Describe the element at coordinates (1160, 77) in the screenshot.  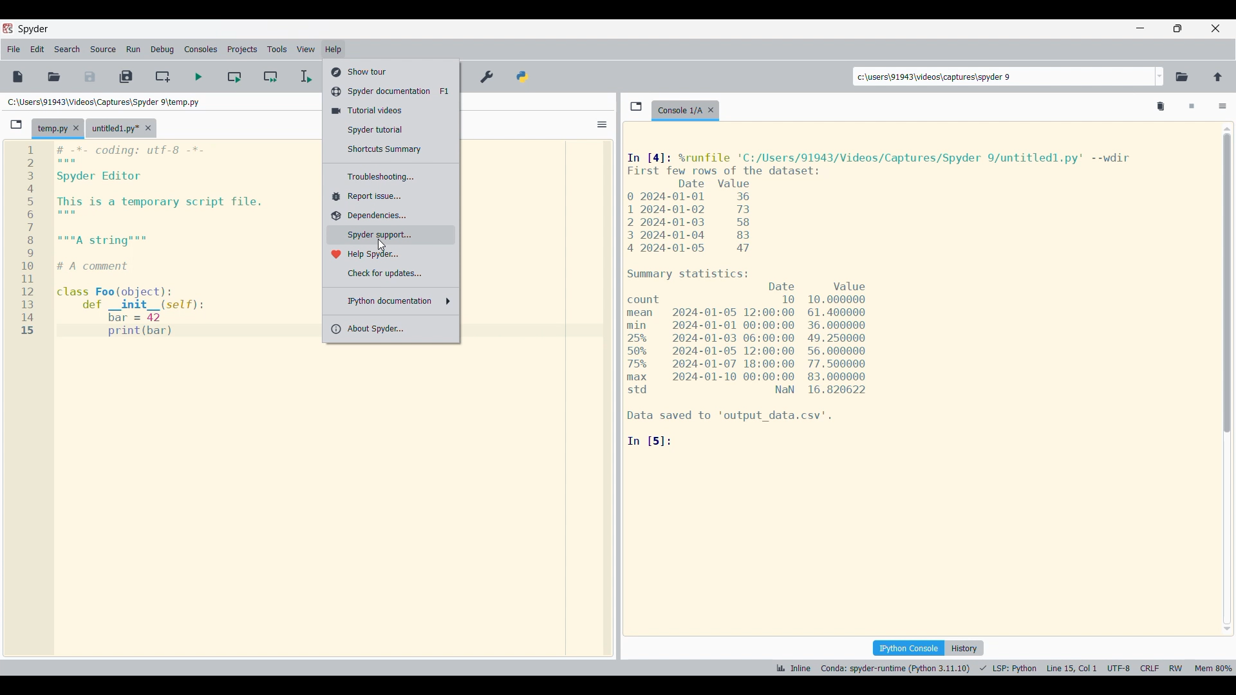
I see `Folder location options` at that location.